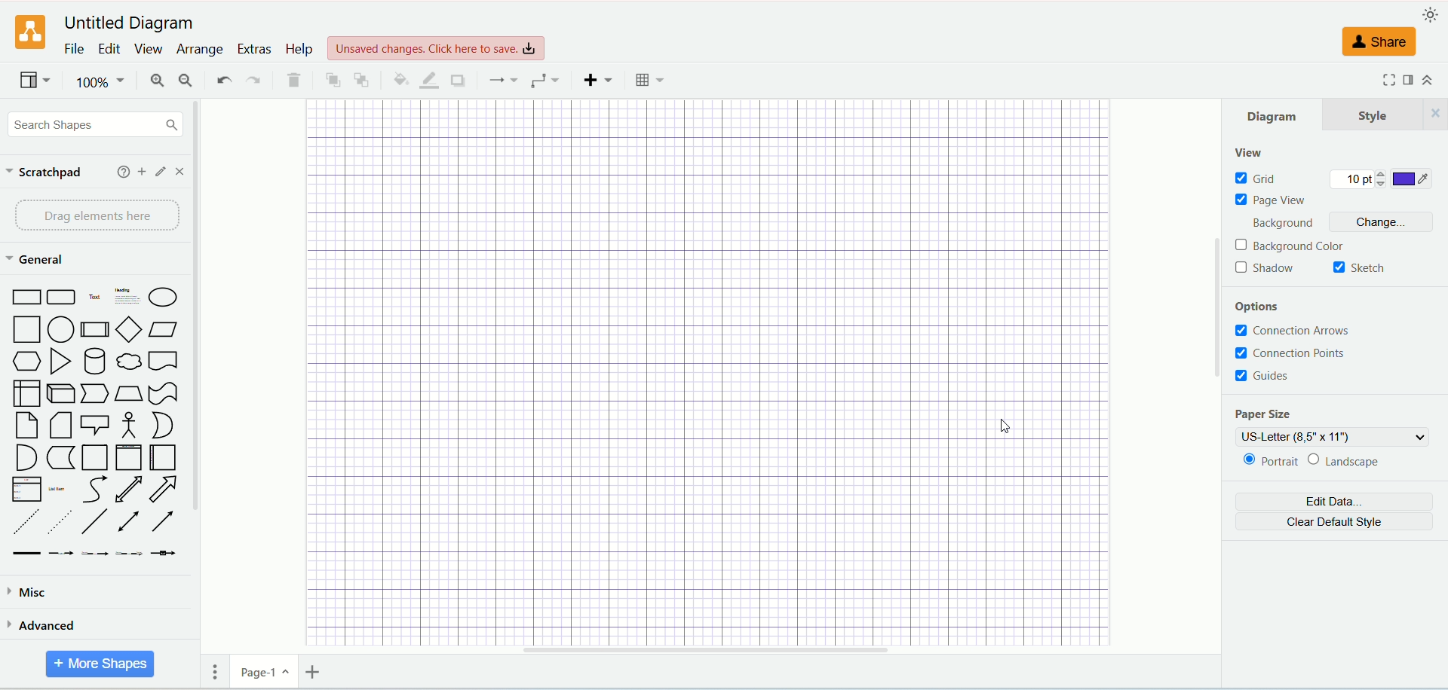 The width and height of the screenshot is (1448, 690). Describe the element at coordinates (98, 491) in the screenshot. I see `Curves` at that location.